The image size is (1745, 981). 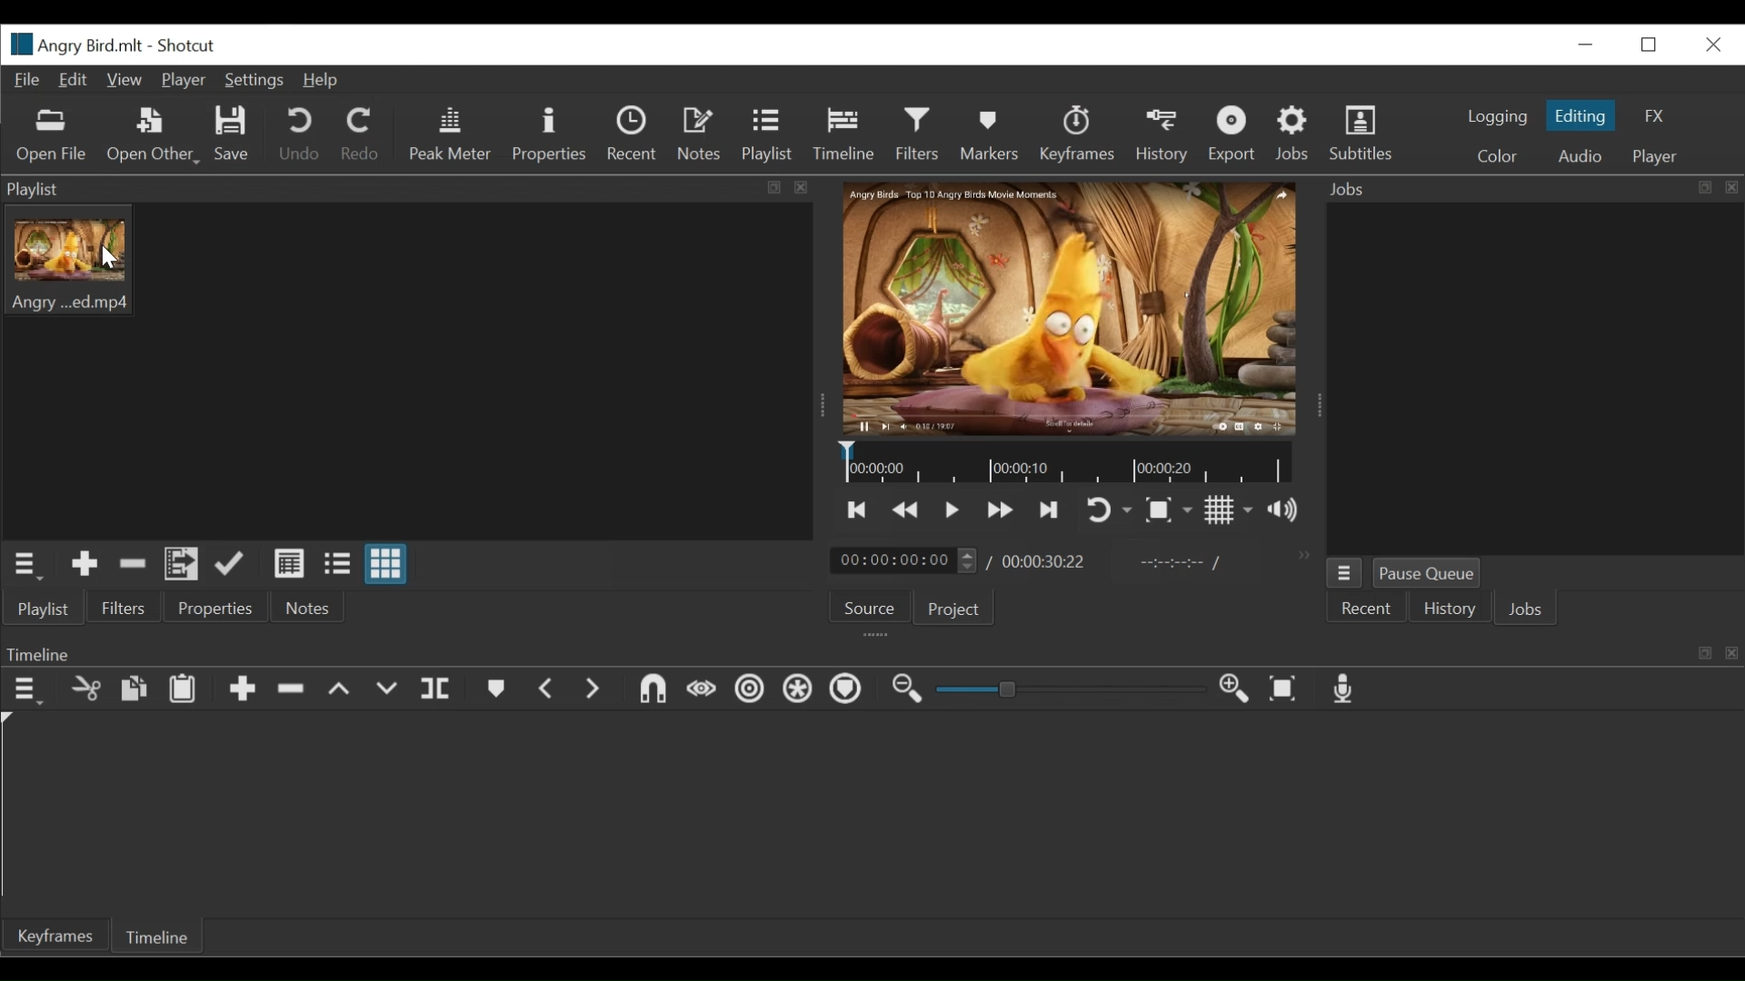 I want to click on Editing, so click(x=1580, y=114).